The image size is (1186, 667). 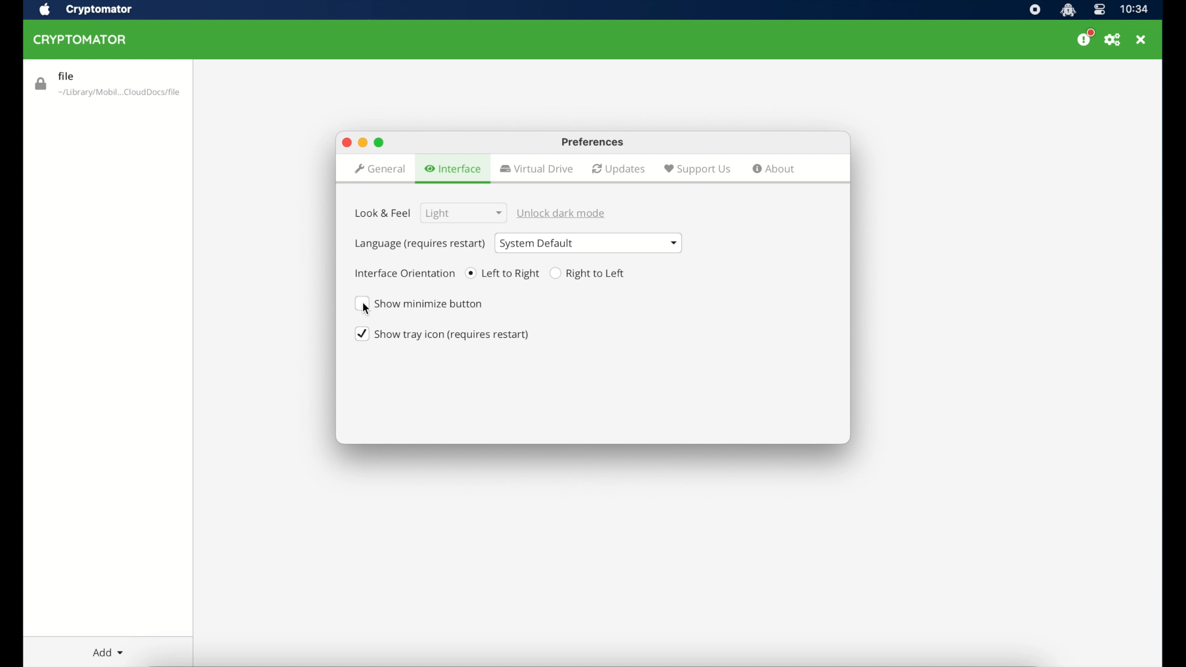 What do you see at coordinates (45, 9) in the screenshot?
I see `apple icon` at bounding box center [45, 9].